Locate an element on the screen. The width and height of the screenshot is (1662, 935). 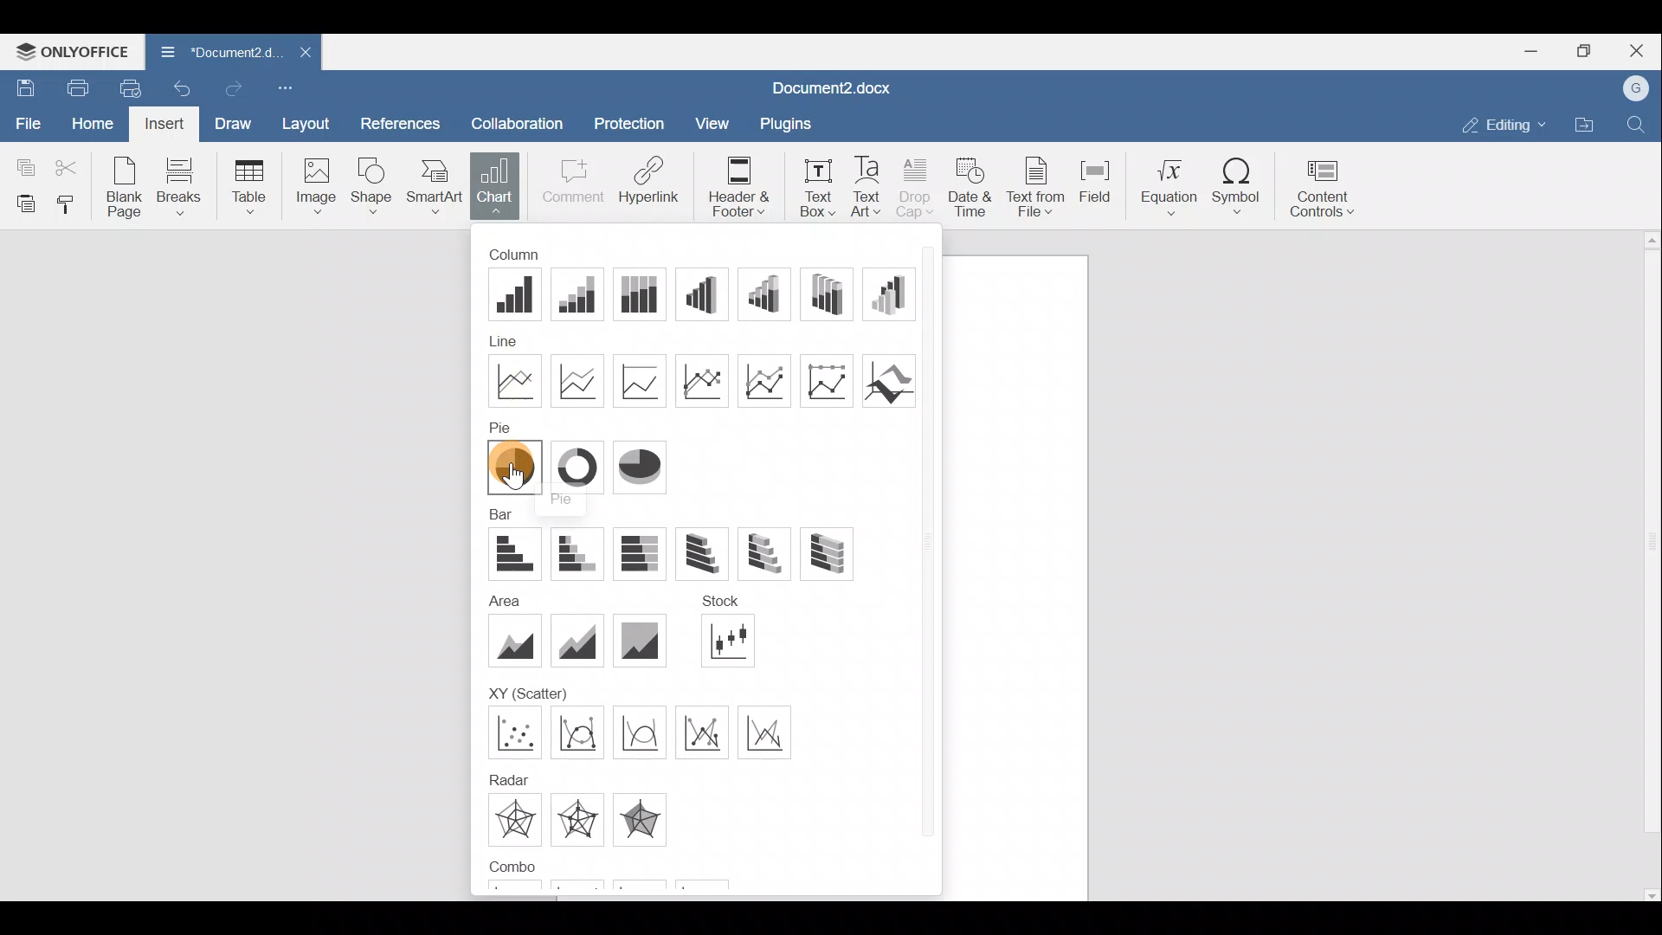
Line is located at coordinates (515, 342).